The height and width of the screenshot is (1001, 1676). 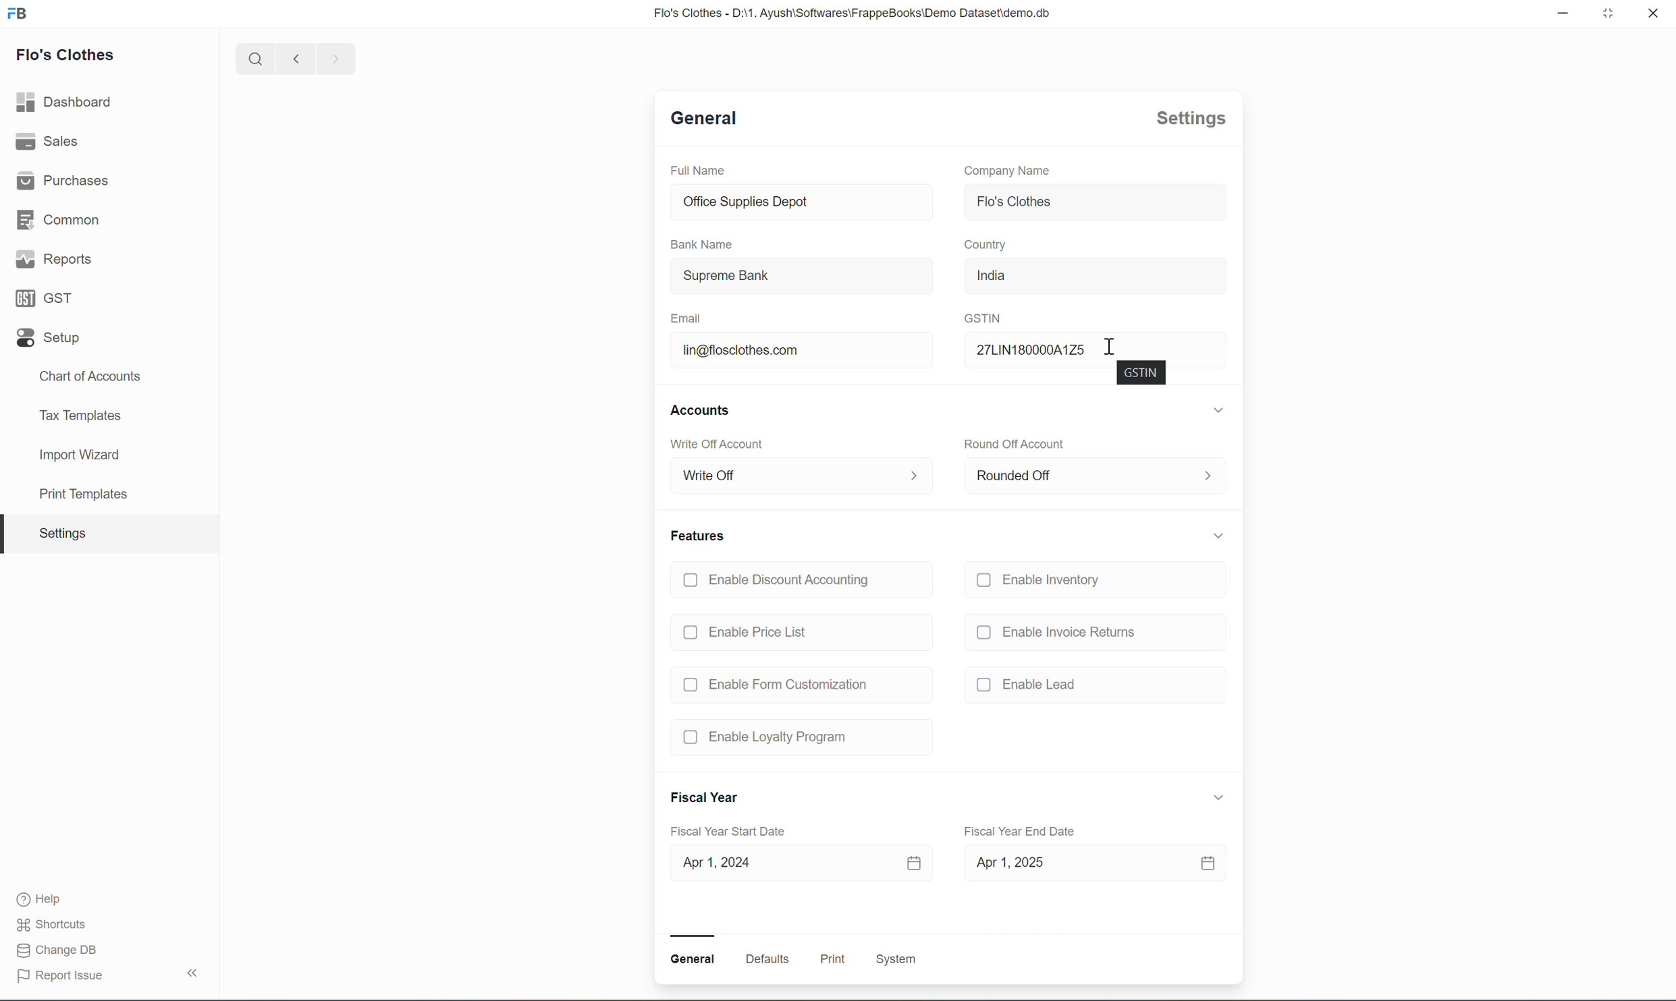 I want to click on Reports, so click(x=54, y=262).